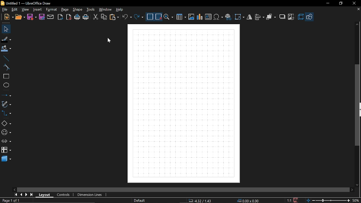  What do you see at coordinates (60, 17) in the screenshot?
I see `export` at bounding box center [60, 17].